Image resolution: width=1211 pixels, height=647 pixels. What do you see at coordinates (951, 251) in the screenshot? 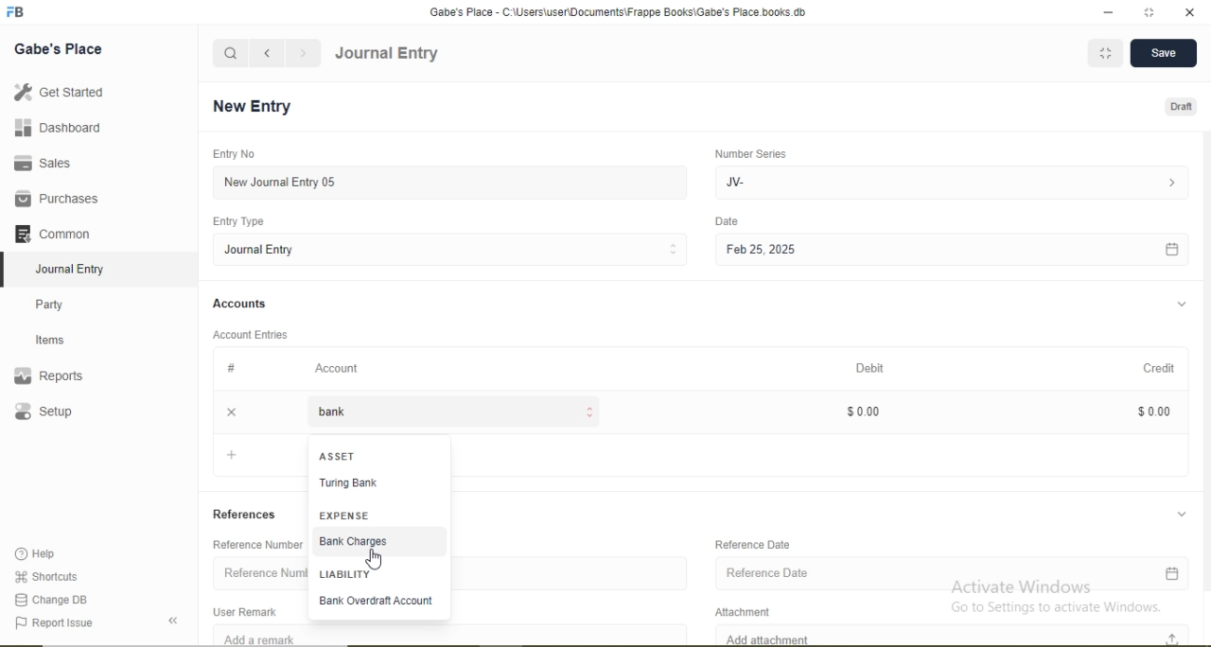
I see `Feb 25, 2025` at bounding box center [951, 251].